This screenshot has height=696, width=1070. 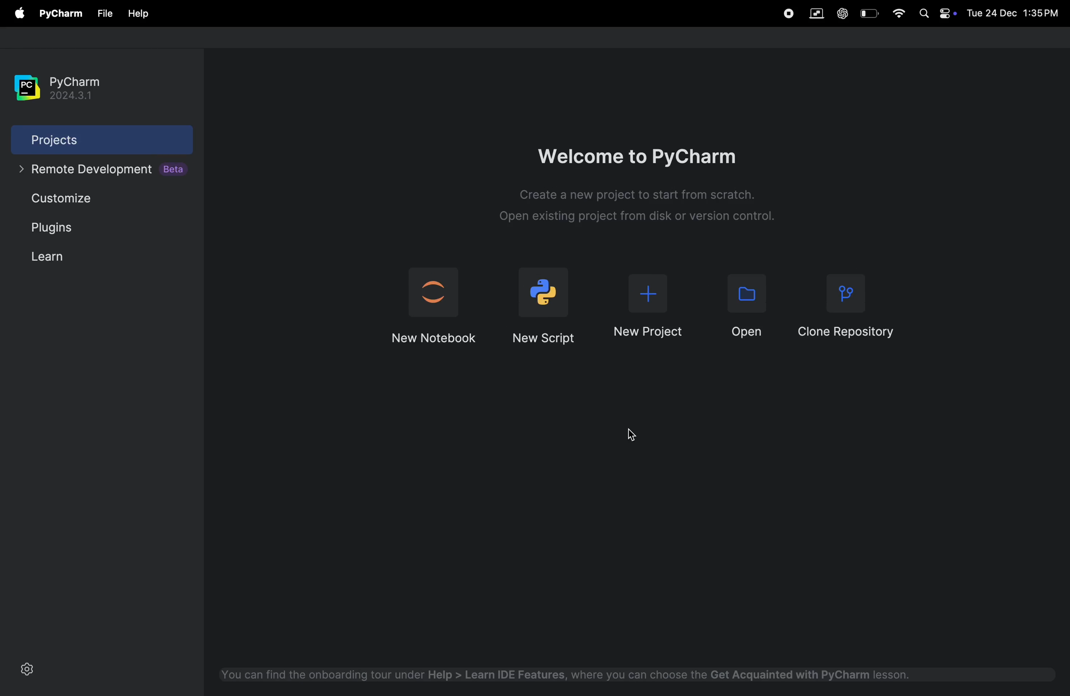 I want to click on new script, so click(x=545, y=305).